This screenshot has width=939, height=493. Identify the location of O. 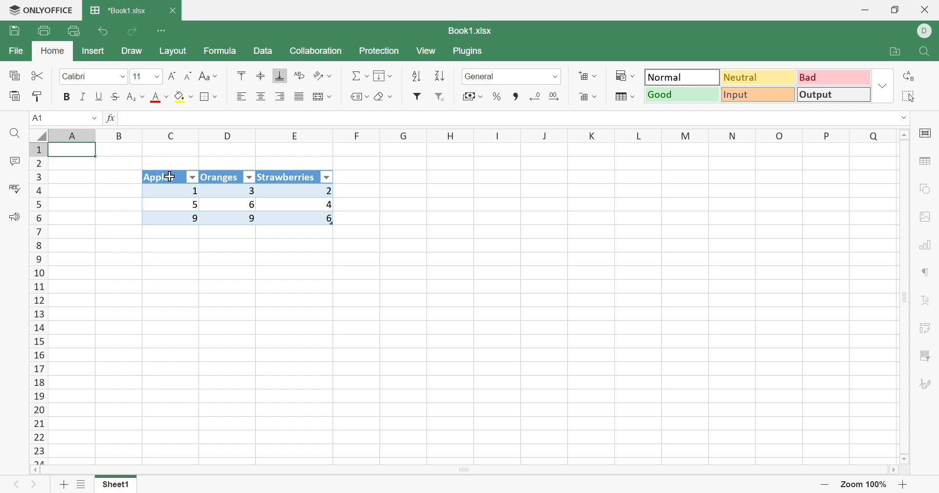
(780, 136).